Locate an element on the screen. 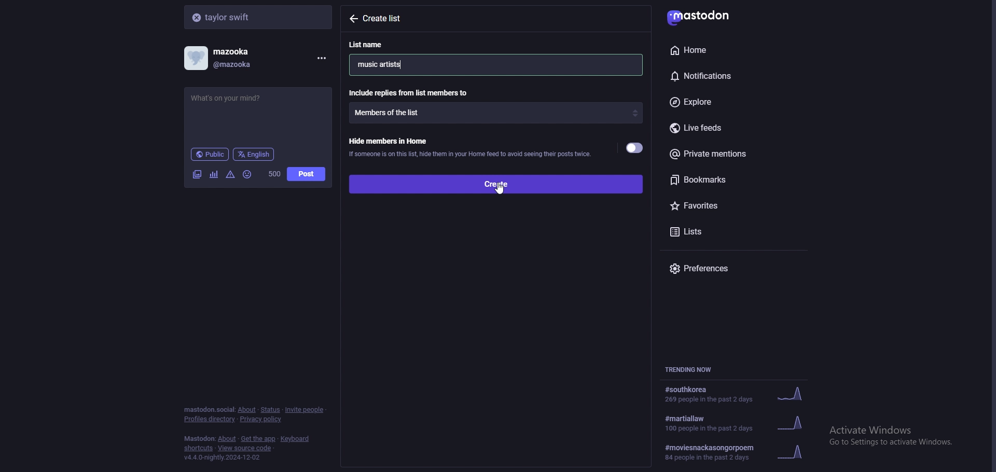 The height and width of the screenshot is (472, 996). view source code is located at coordinates (245, 449).